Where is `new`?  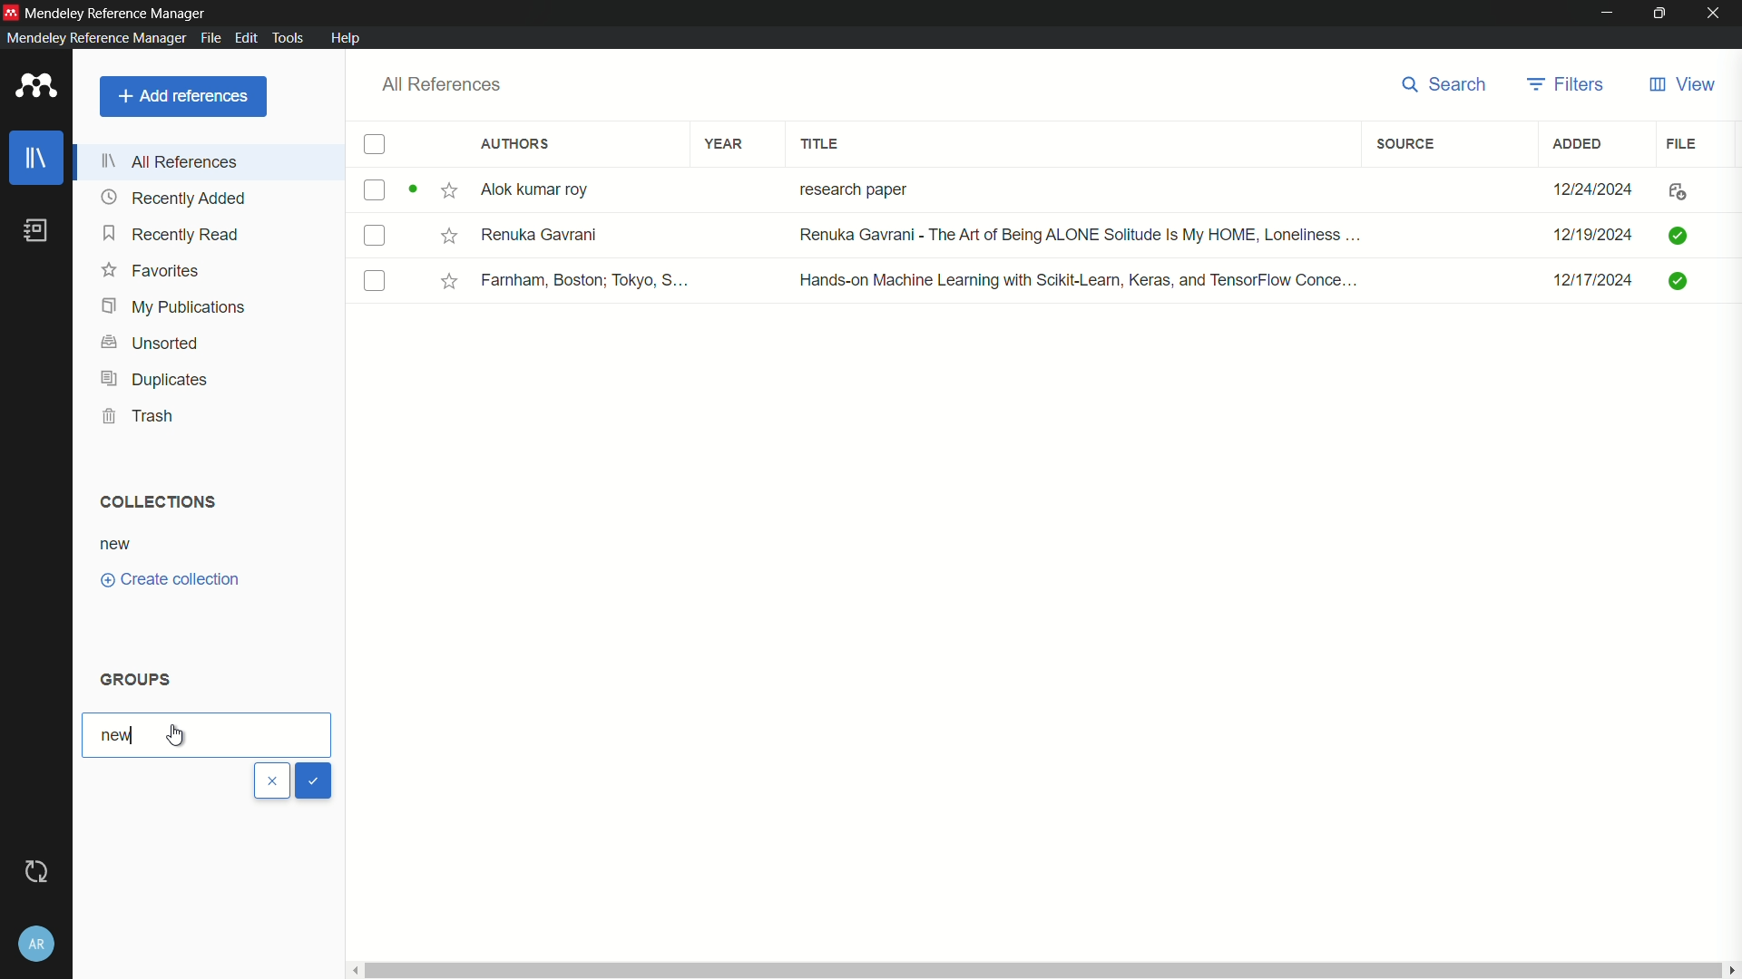 new is located at coordinates (116, 544).